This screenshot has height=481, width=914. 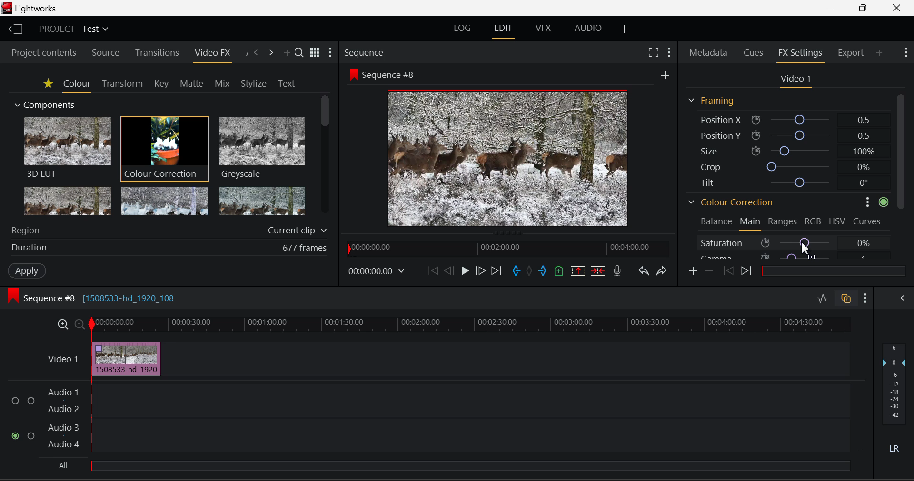 What do you see at coordinates (63, 359) in the screenshot?
I see `Video Layer` at bounding box center [63, 359].